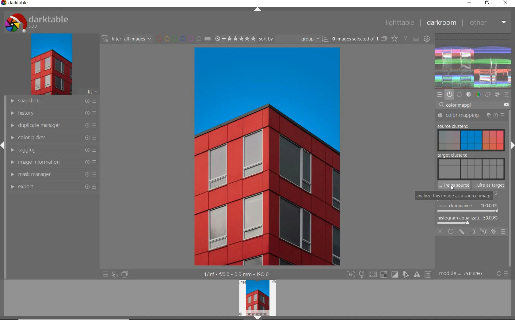  What do you see at coordinates (105, 275) in the screenshot?
I see `quick access to preset` at bounding box center [105, 275].